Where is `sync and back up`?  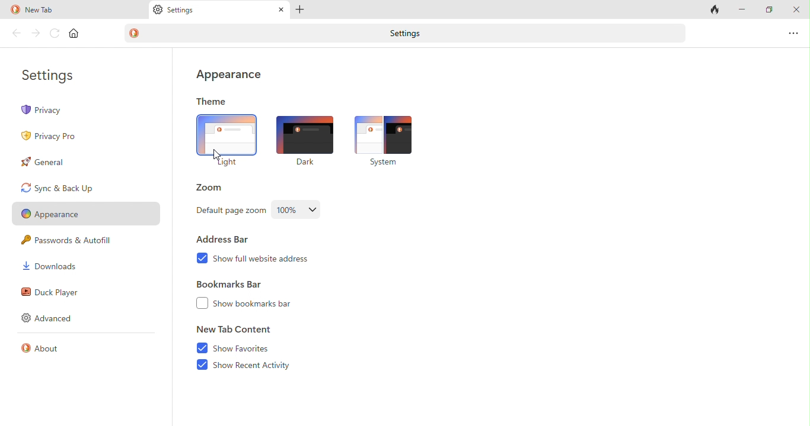 sync and back up is located at coordinates (91, 188).